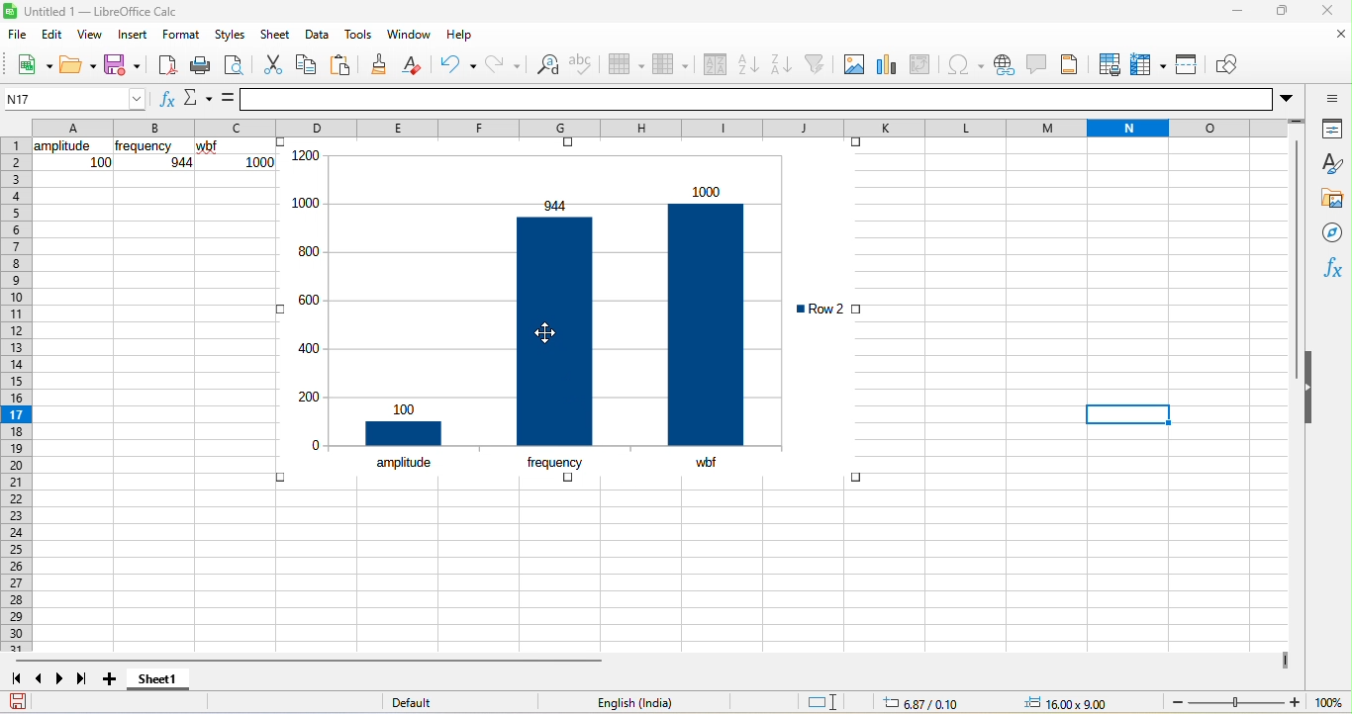 The height and width of the screenshot is (714, 1352). I want to click on row, so click(627, 64).